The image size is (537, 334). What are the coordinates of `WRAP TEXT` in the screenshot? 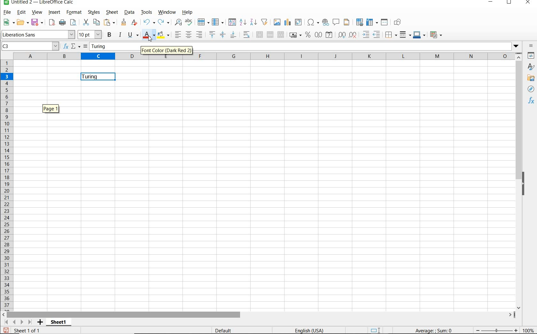 It's located at (246, 35).